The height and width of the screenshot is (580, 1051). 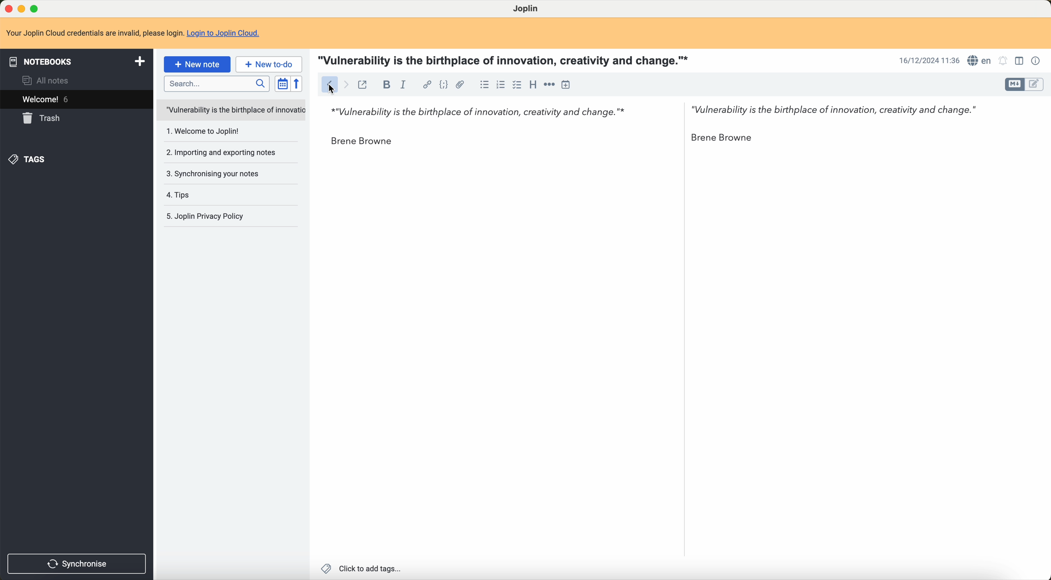 I want to click on Brene Browne, so click(x=361, y=142).